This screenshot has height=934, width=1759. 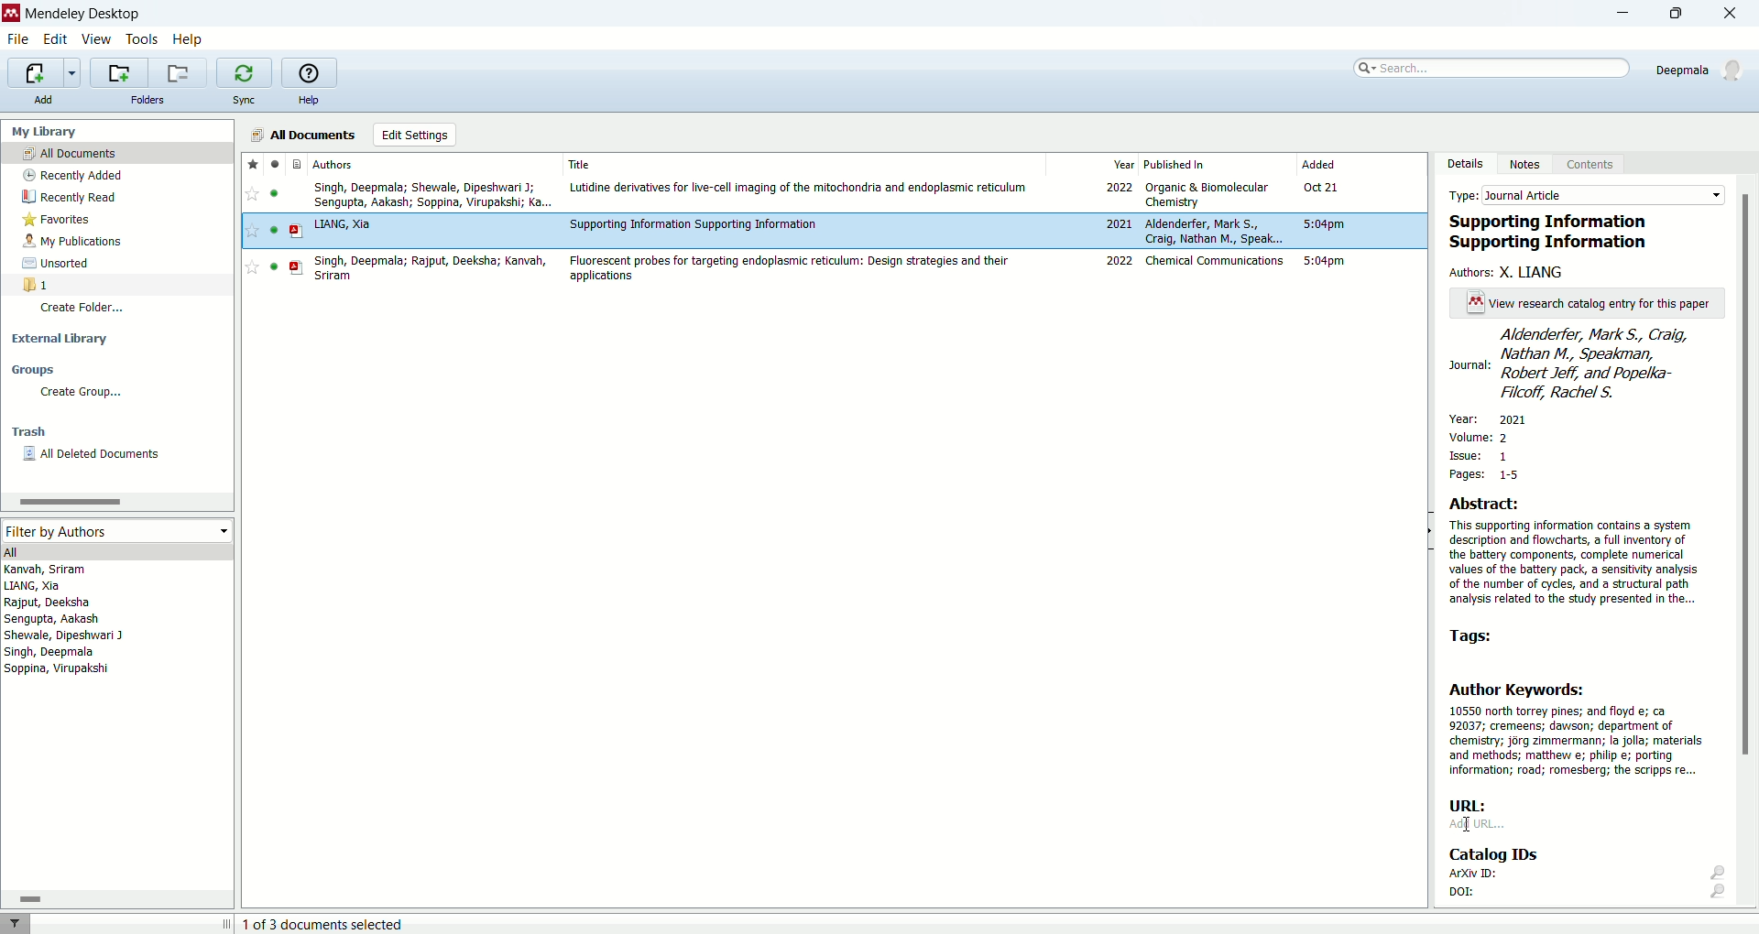 I want to click on horizontal scroll bar, so click(x=115, y=501).